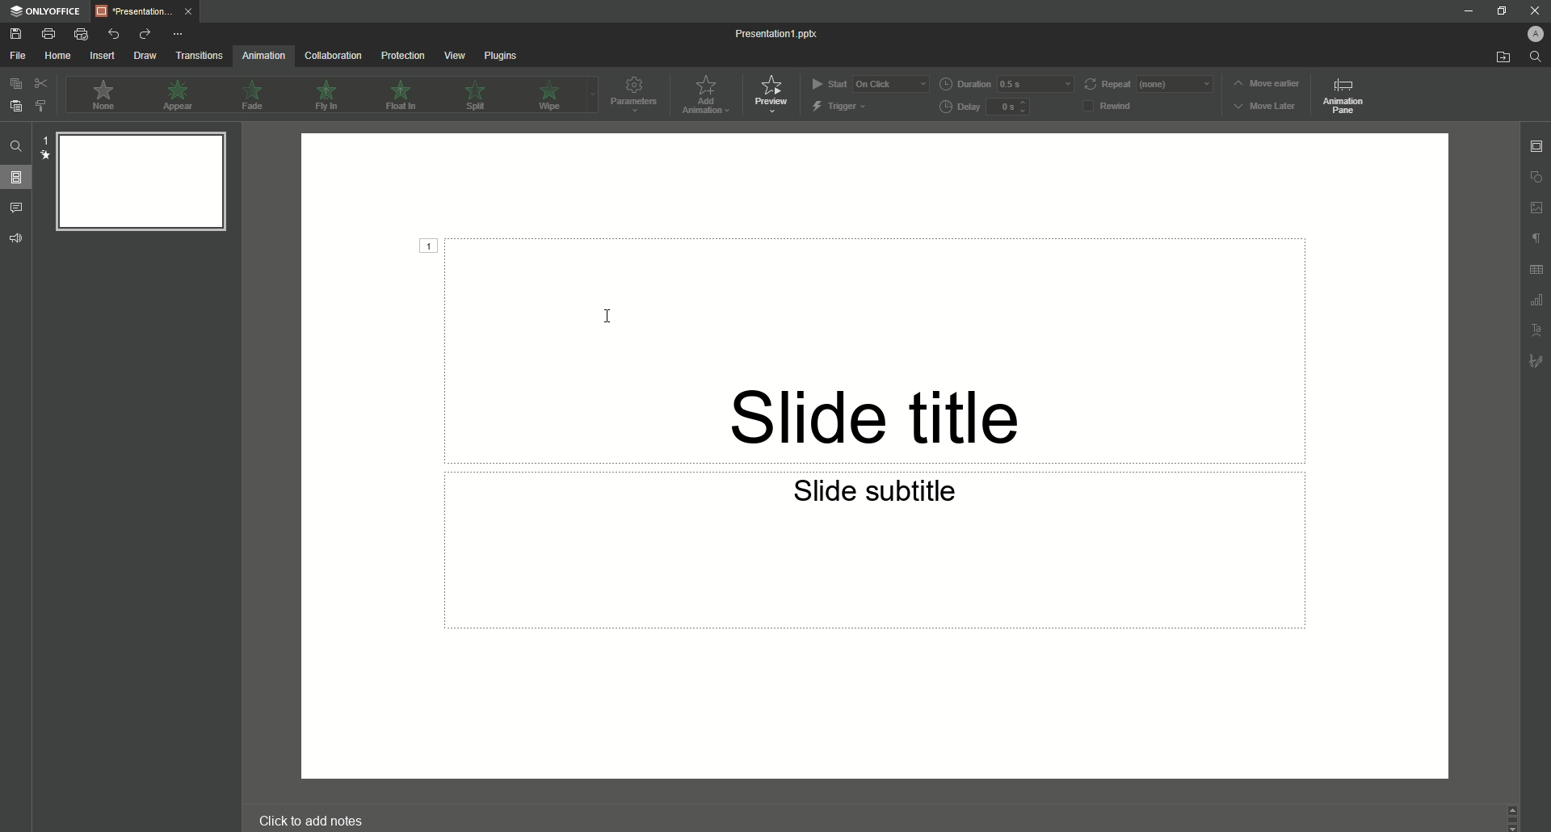  What do you see at coordinates (1471, 11) in the screenshot?
I see `Minimize` at bounding box center [1471, 11].